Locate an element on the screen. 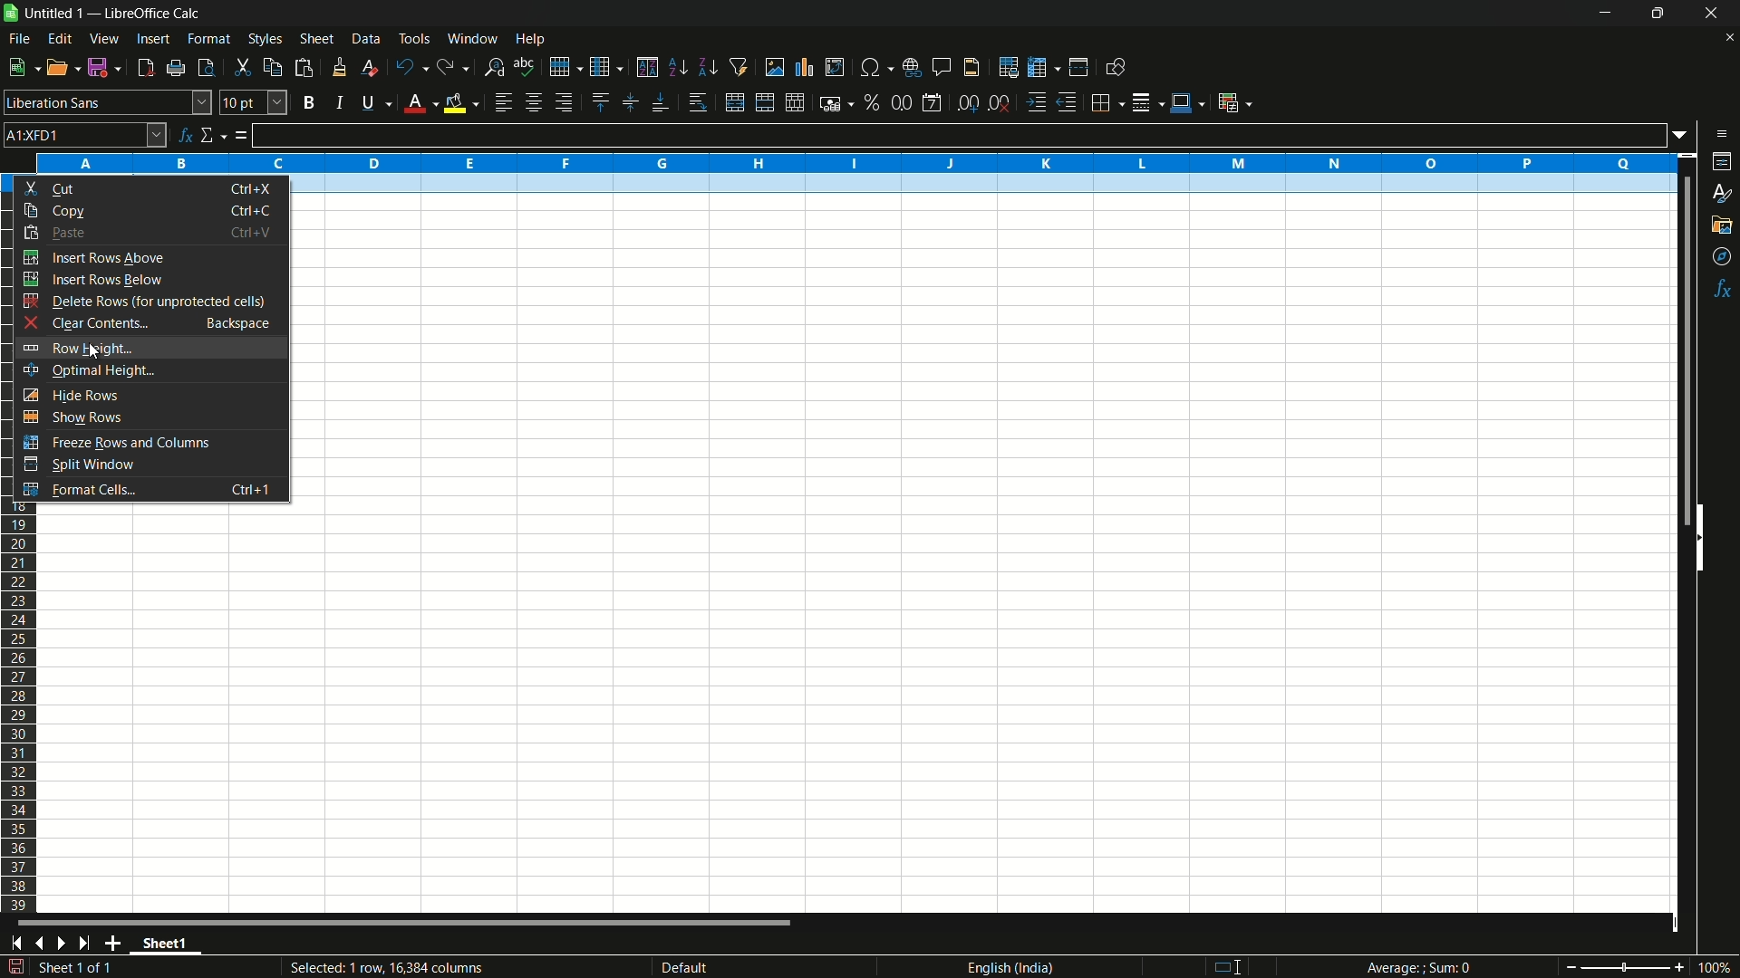 Image resolution: width=1740 pixels, height=978 pixels. align right is located at coordinates (562, 103).